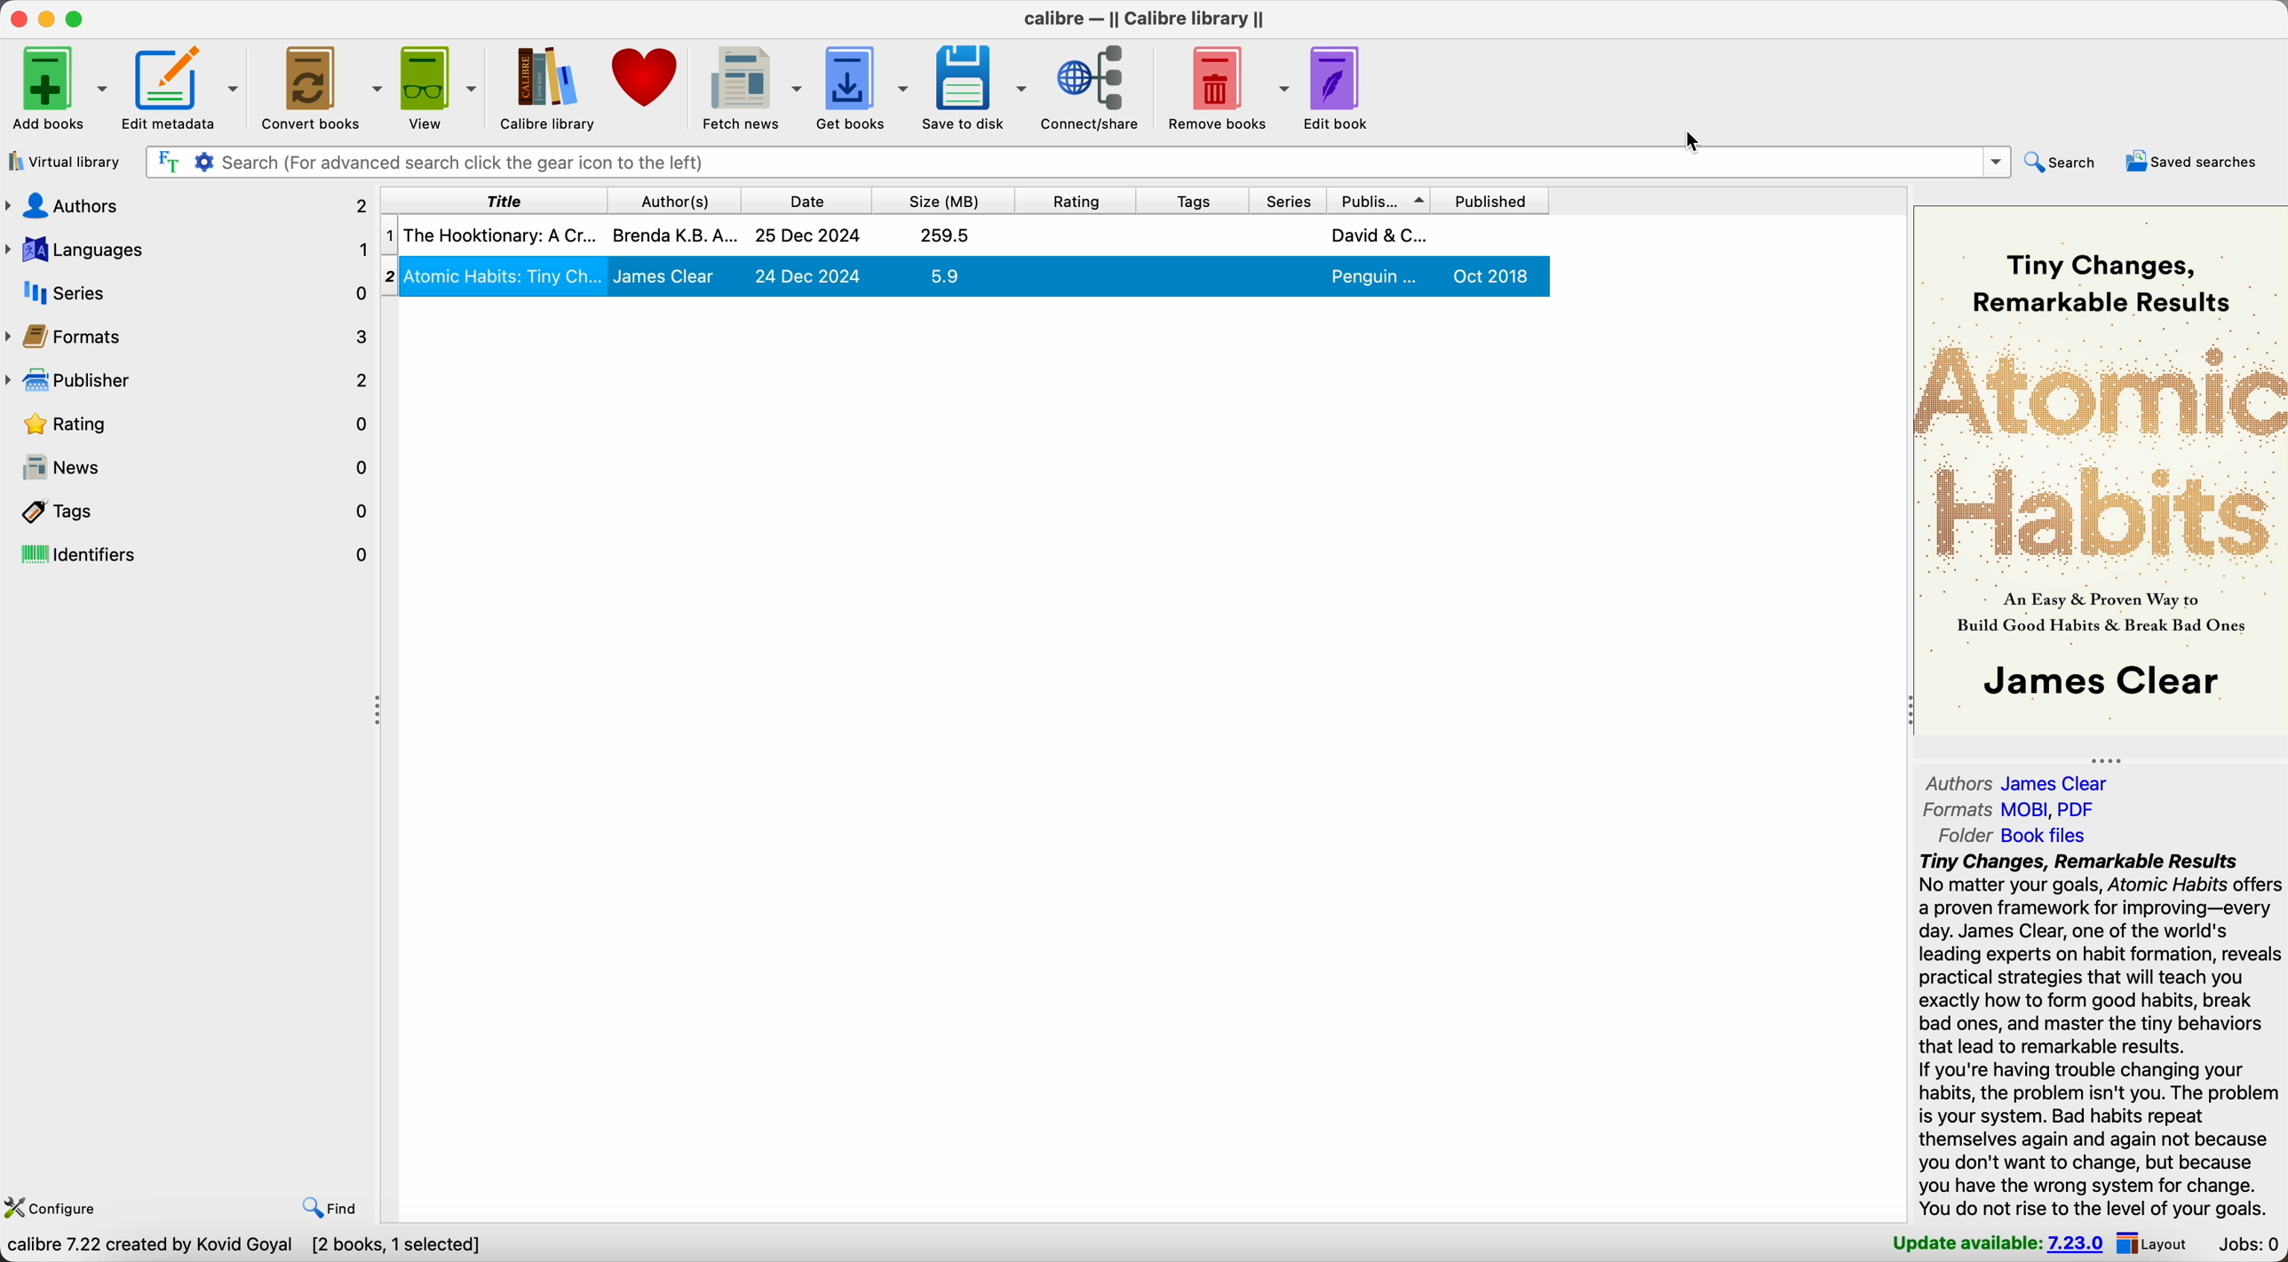 This screenshot has width=2288, height=1262. Describe the element at coordinates (79, 17) in the screenshot. I see `maximize Calibre` at that location.